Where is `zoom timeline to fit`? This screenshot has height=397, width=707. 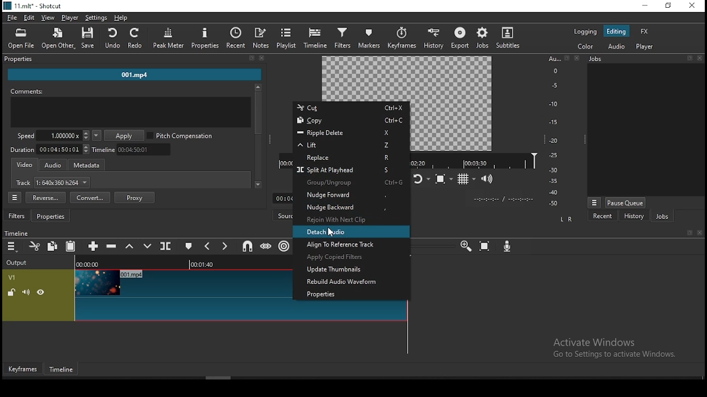
zoom timeline to fit is located at coordinates (486, 245).